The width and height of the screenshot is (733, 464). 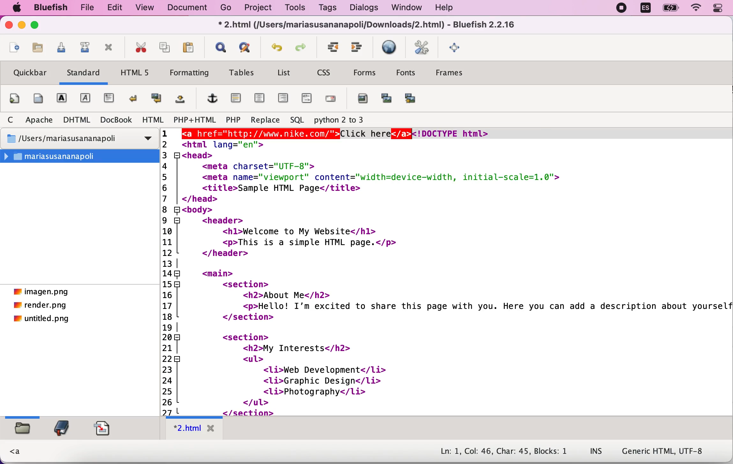 What do you see at coordinates (259, 98) in the screenshot?
I see `center` at bounding box center [259, 98].